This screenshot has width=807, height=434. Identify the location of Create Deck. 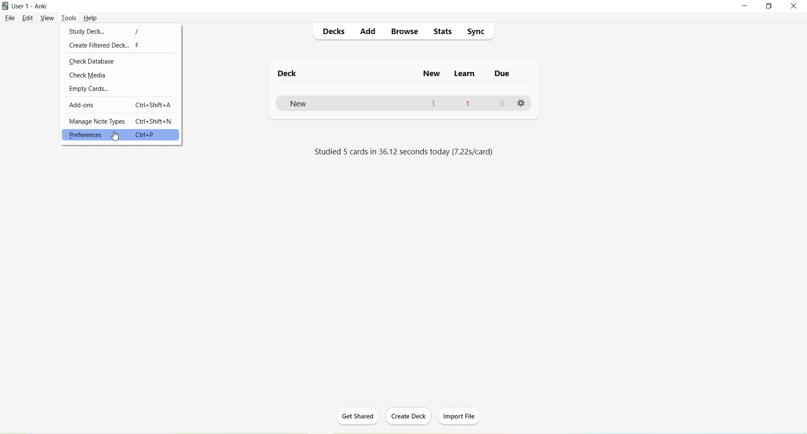
(410, 417).